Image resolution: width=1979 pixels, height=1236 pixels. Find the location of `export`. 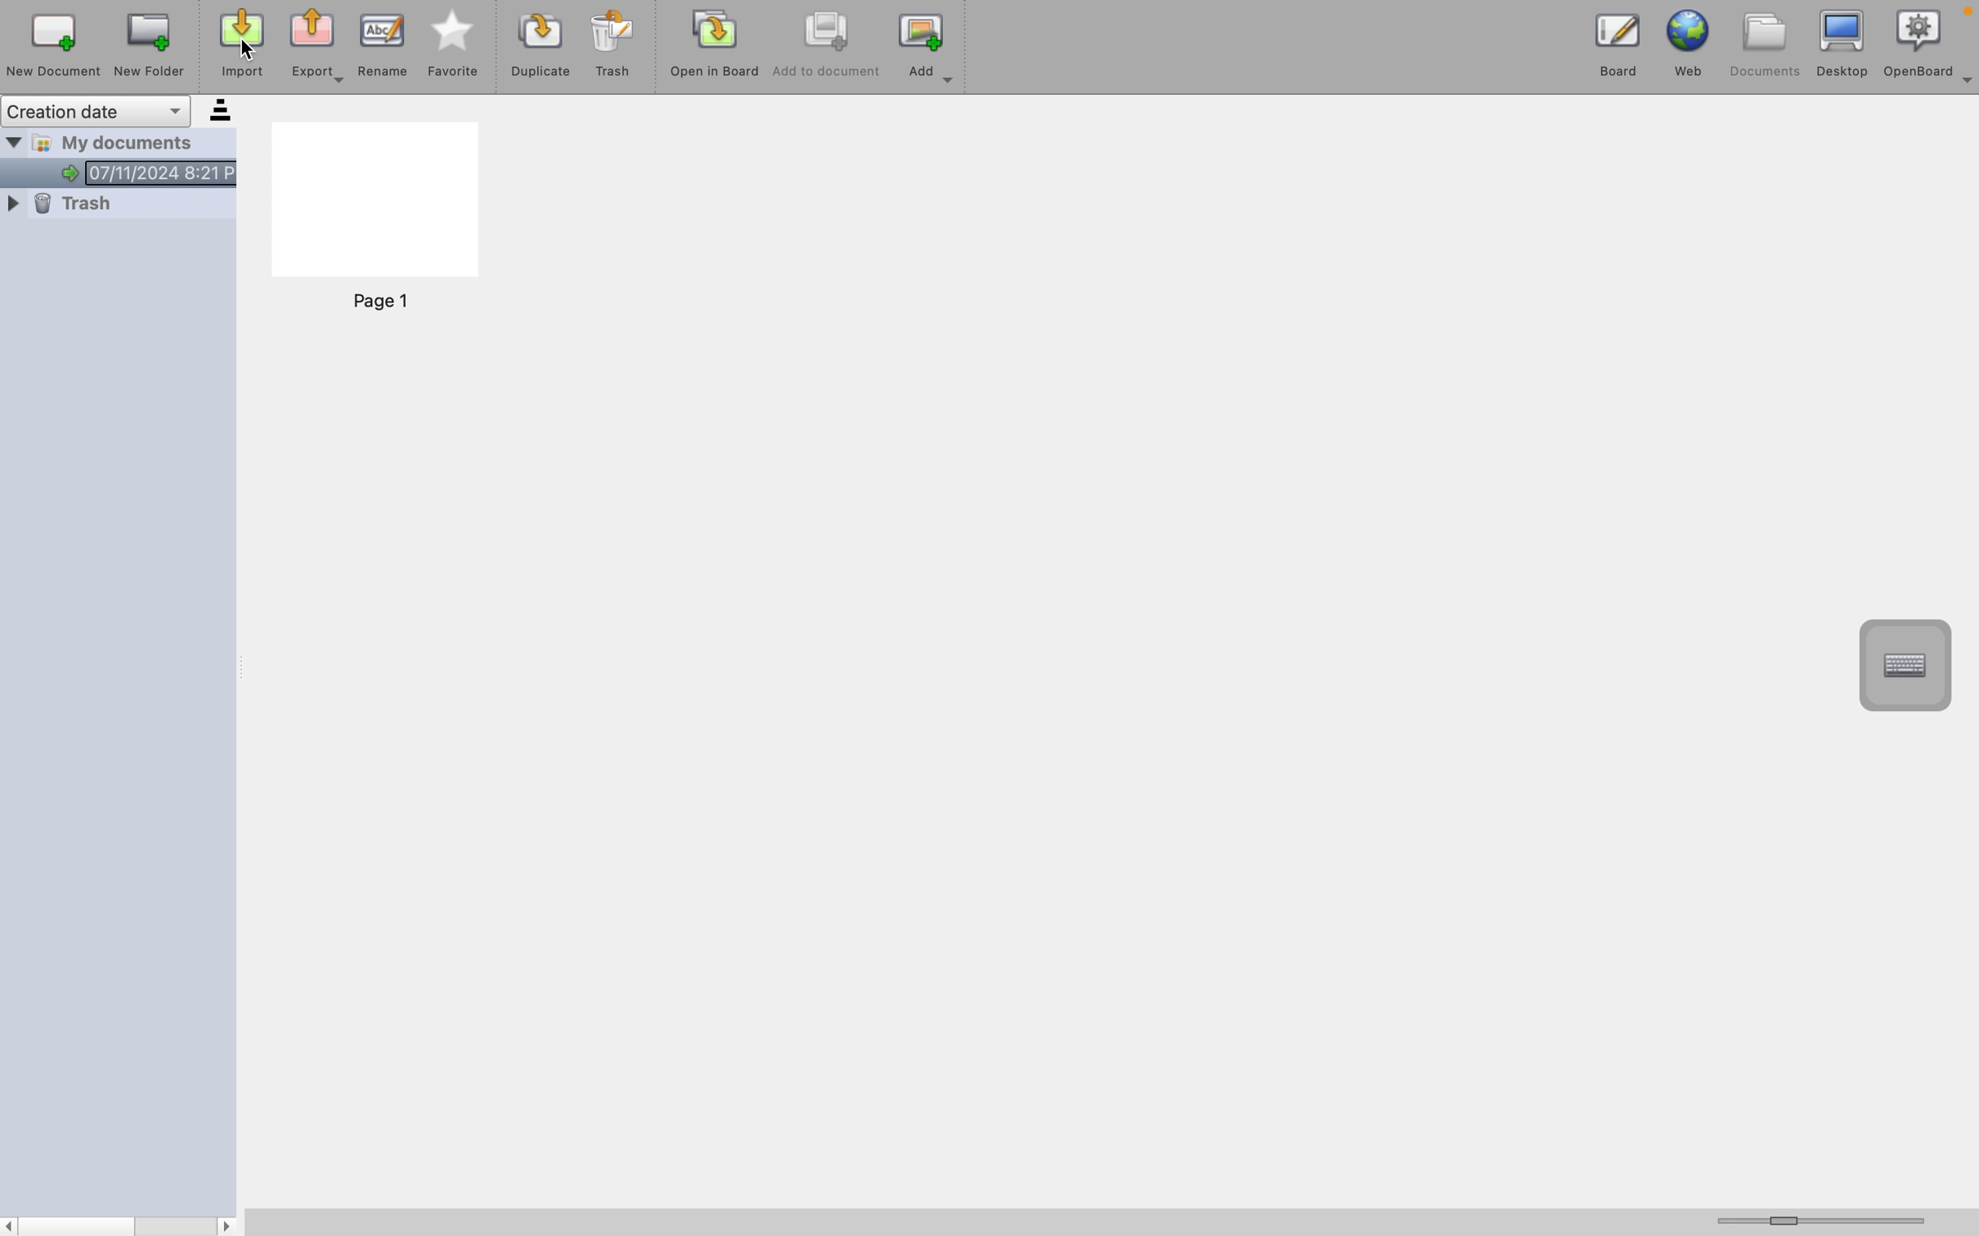

export is located at coordinates (321, 47).